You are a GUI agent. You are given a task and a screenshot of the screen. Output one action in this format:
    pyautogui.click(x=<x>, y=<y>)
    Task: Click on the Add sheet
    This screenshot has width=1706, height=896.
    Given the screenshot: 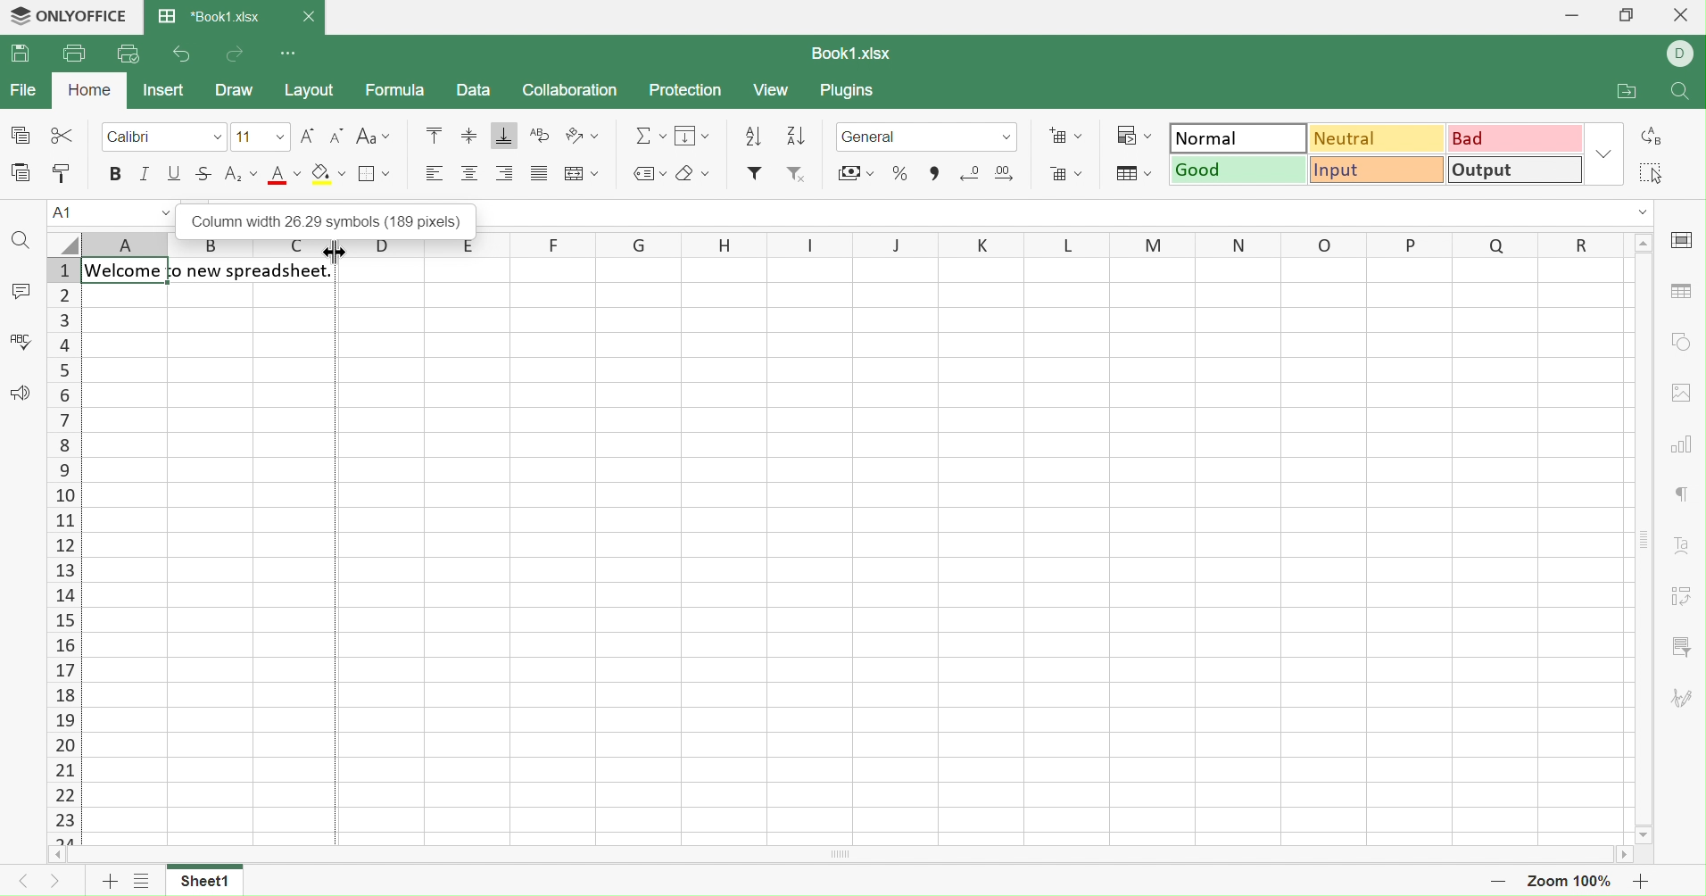 What is the action you would take?
    pyautogui.click(x=108, y=884)
    